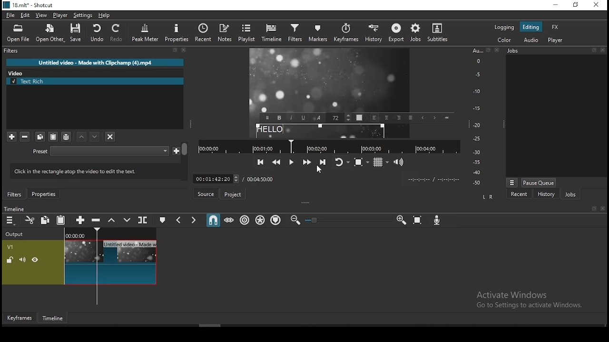  Describe the element at coordinates (16, 233) in the screenshot. I see `Output` at that location.